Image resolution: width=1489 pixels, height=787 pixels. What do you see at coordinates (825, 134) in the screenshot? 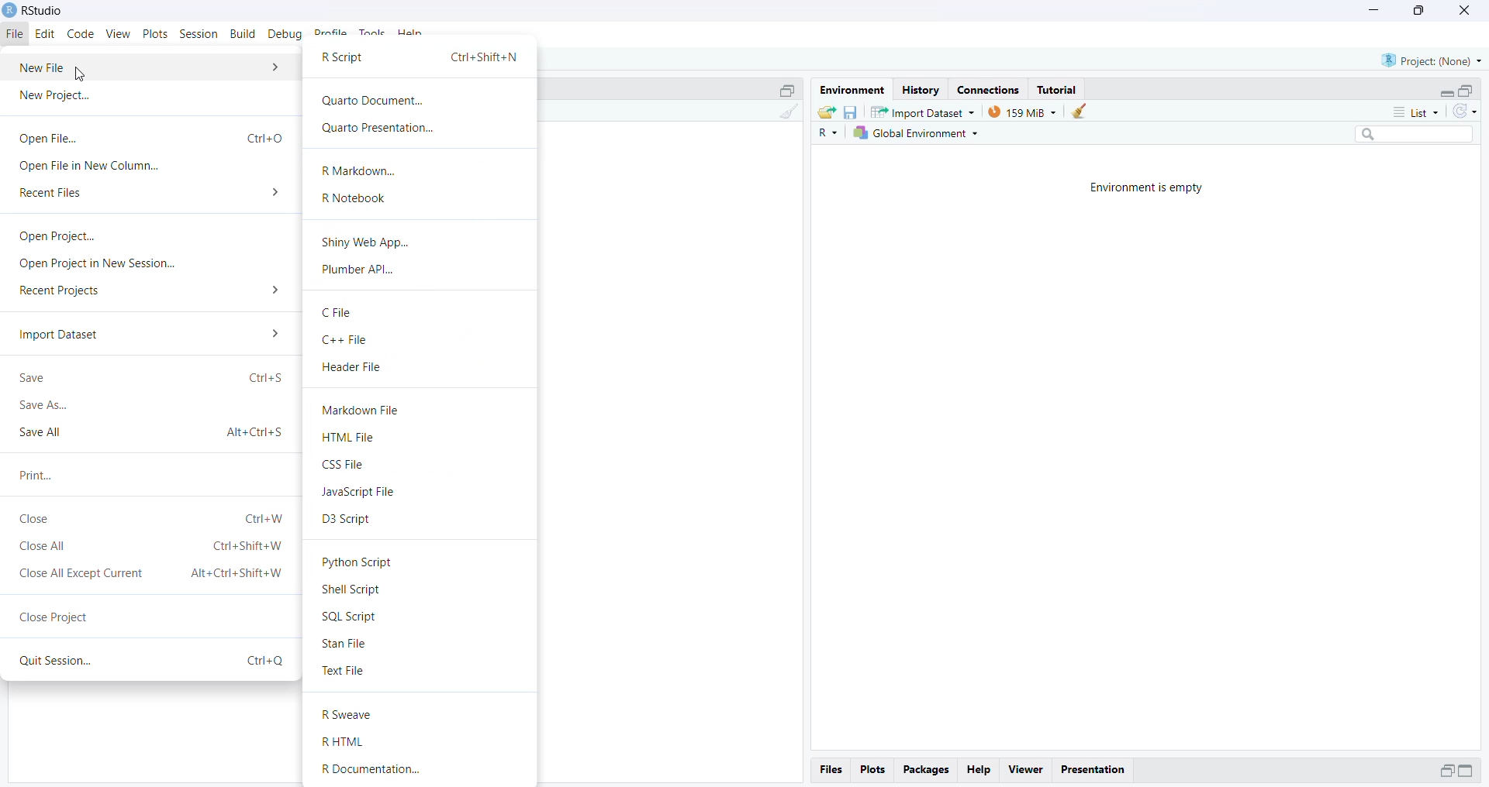
I see `R` at bounding box center [825, 134].